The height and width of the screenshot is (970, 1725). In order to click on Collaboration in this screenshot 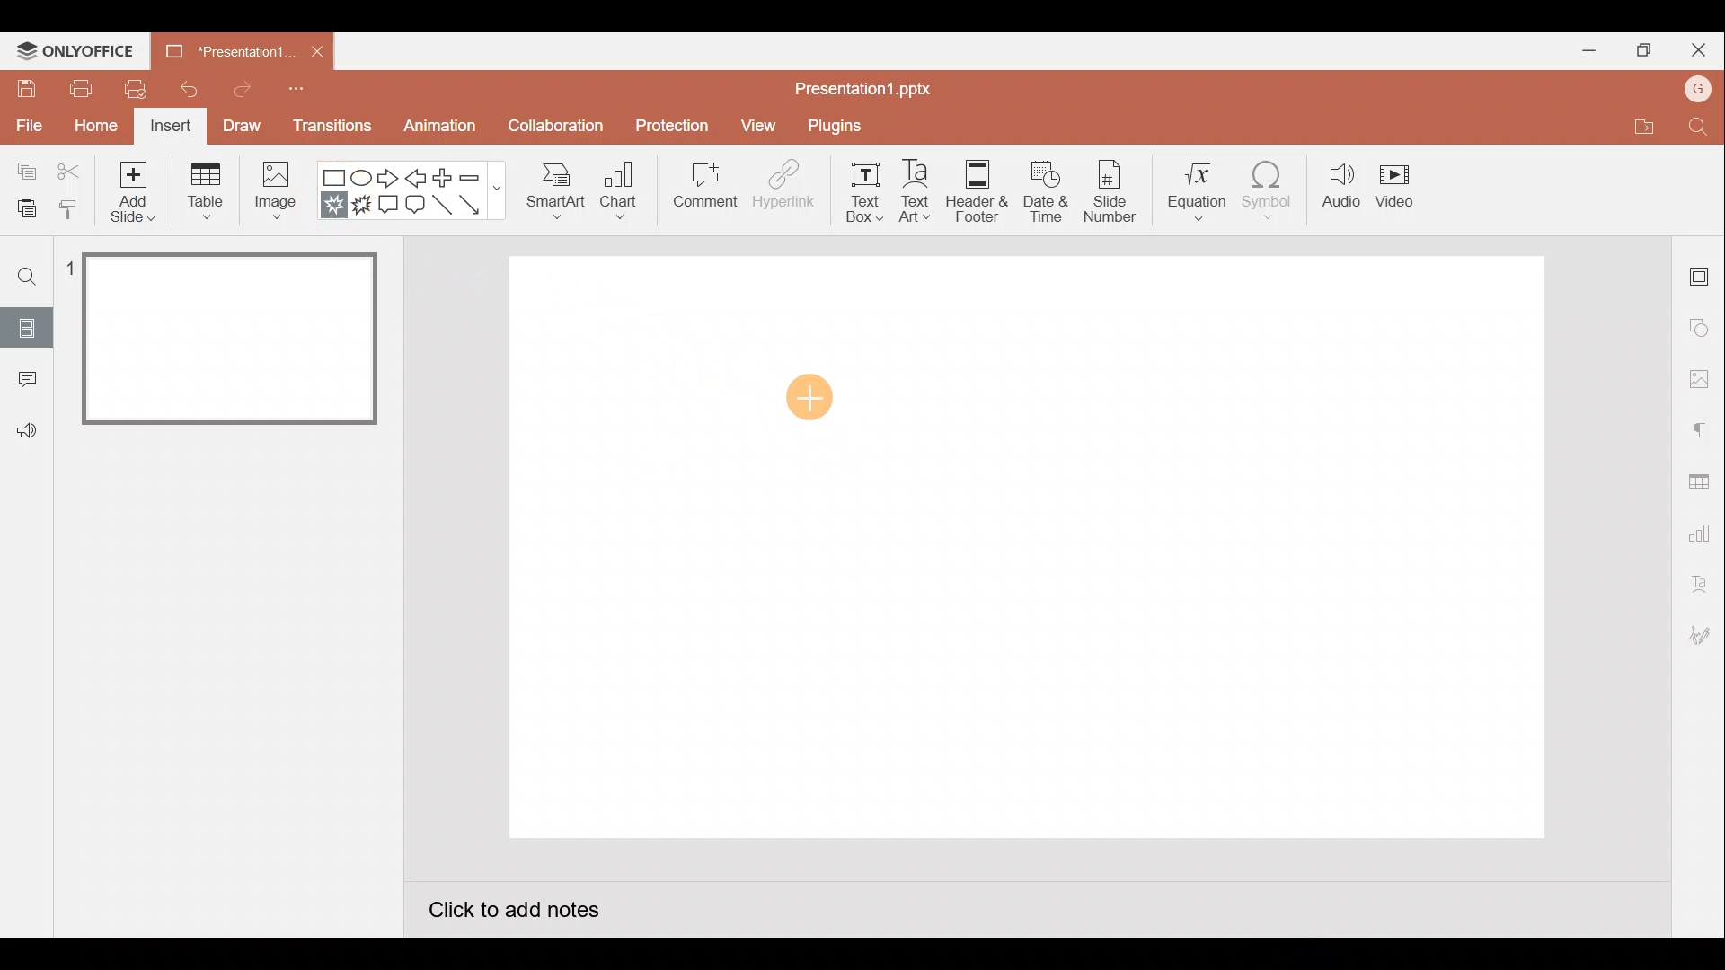, I will do `click(552, 126)`.